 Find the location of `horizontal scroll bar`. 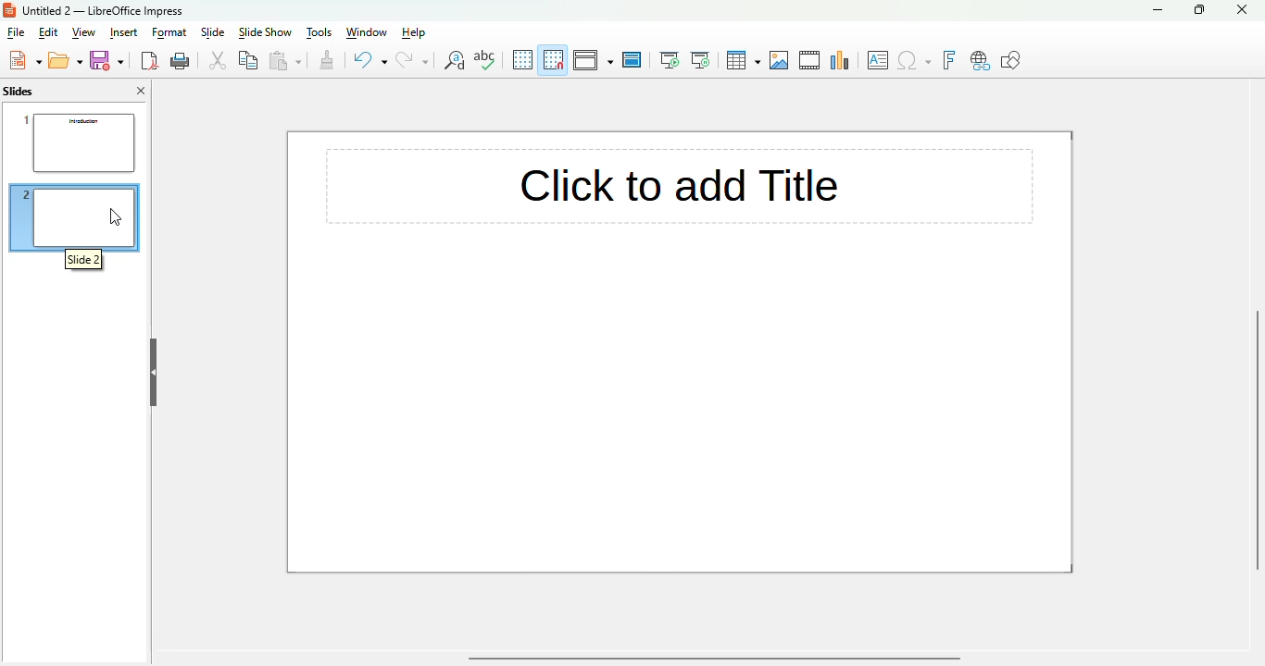

horizontal scroll bar is located at coordinates (714, 659).